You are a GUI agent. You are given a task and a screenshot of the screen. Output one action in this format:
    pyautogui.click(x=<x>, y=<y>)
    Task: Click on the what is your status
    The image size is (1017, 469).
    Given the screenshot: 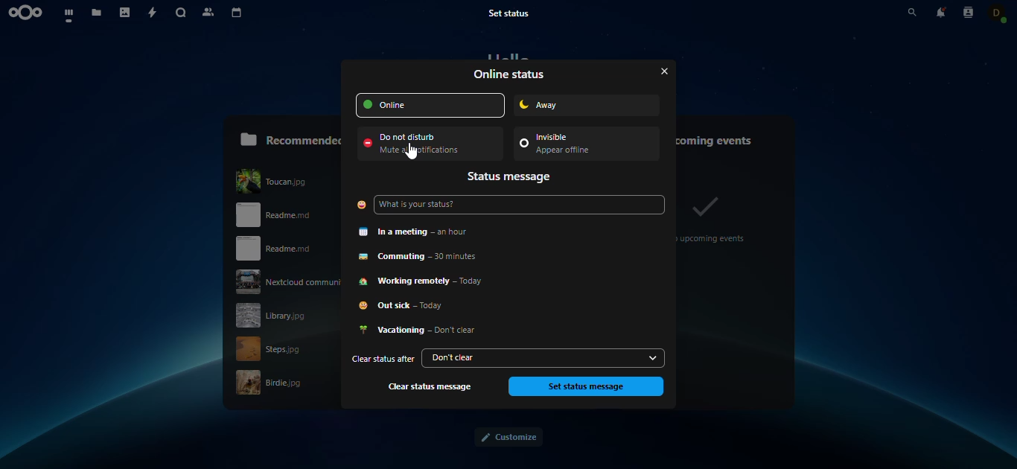 What is the action you would take?
    pyautogui.click(x=427, y=206)
    